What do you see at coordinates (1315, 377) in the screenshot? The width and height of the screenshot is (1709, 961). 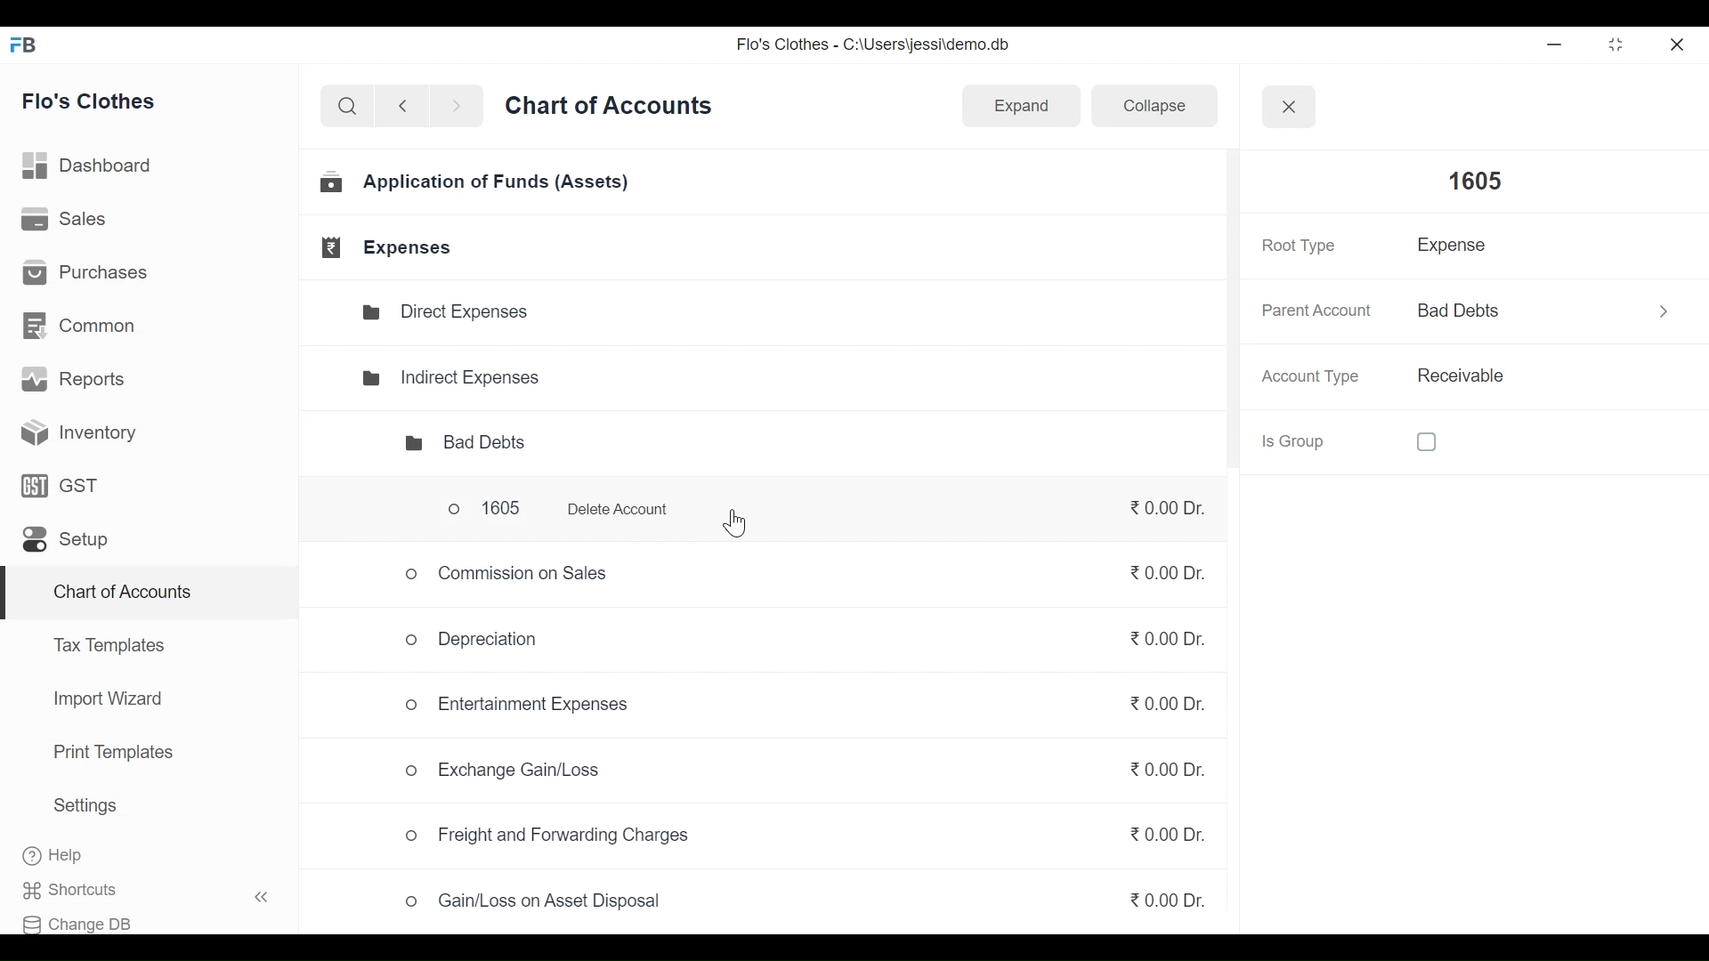 I see `Account Type` at bounding box center [1315, 377].